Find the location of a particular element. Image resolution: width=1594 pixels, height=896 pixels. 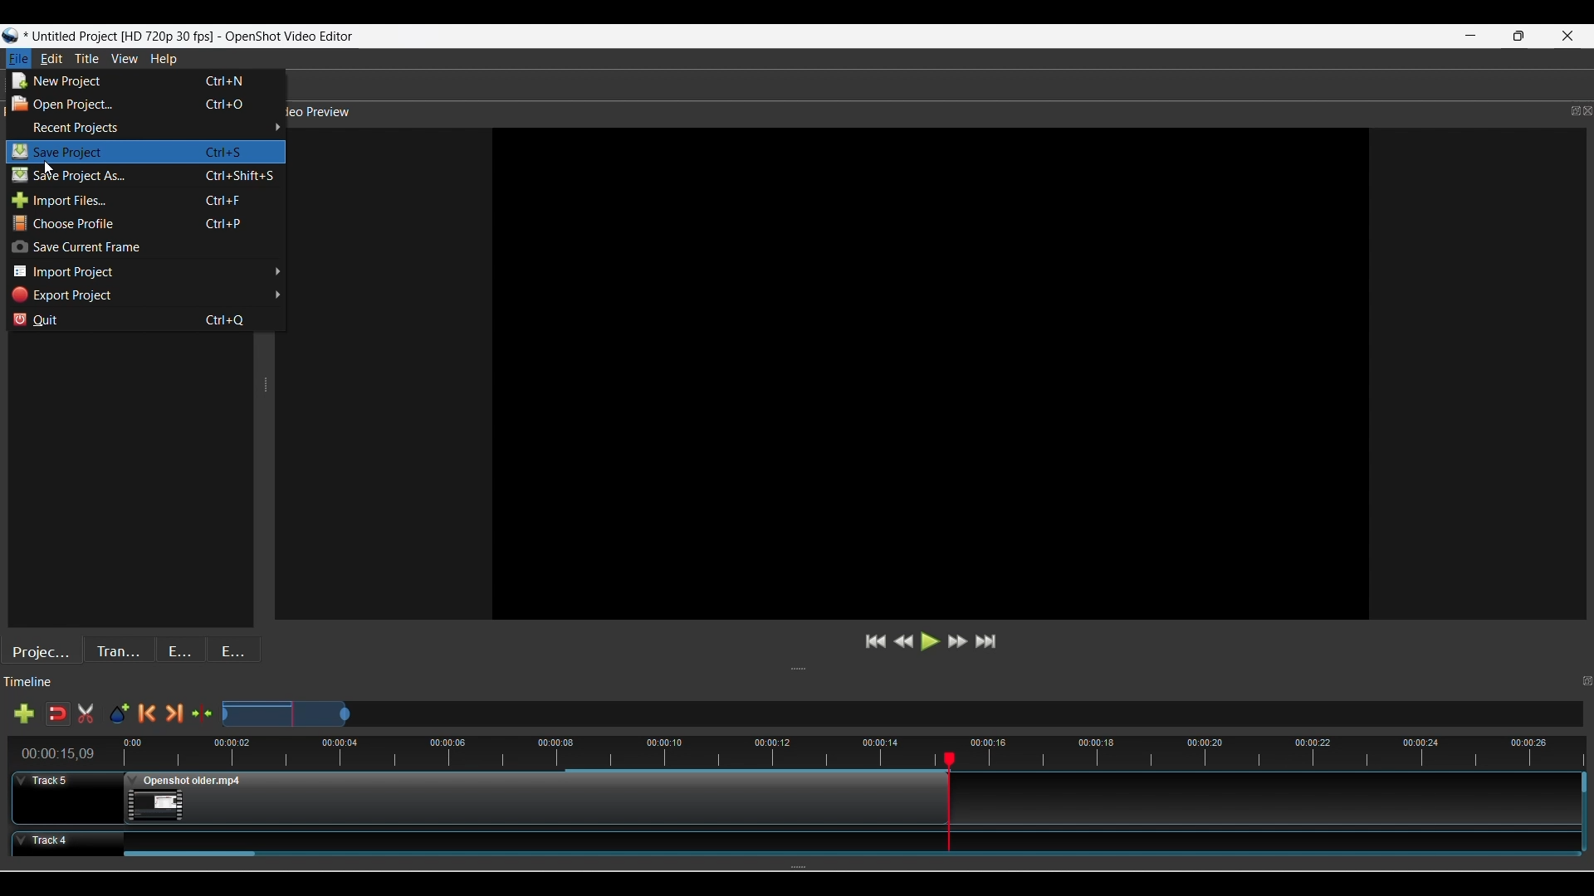

Open project is located at coordinates (143, 105).